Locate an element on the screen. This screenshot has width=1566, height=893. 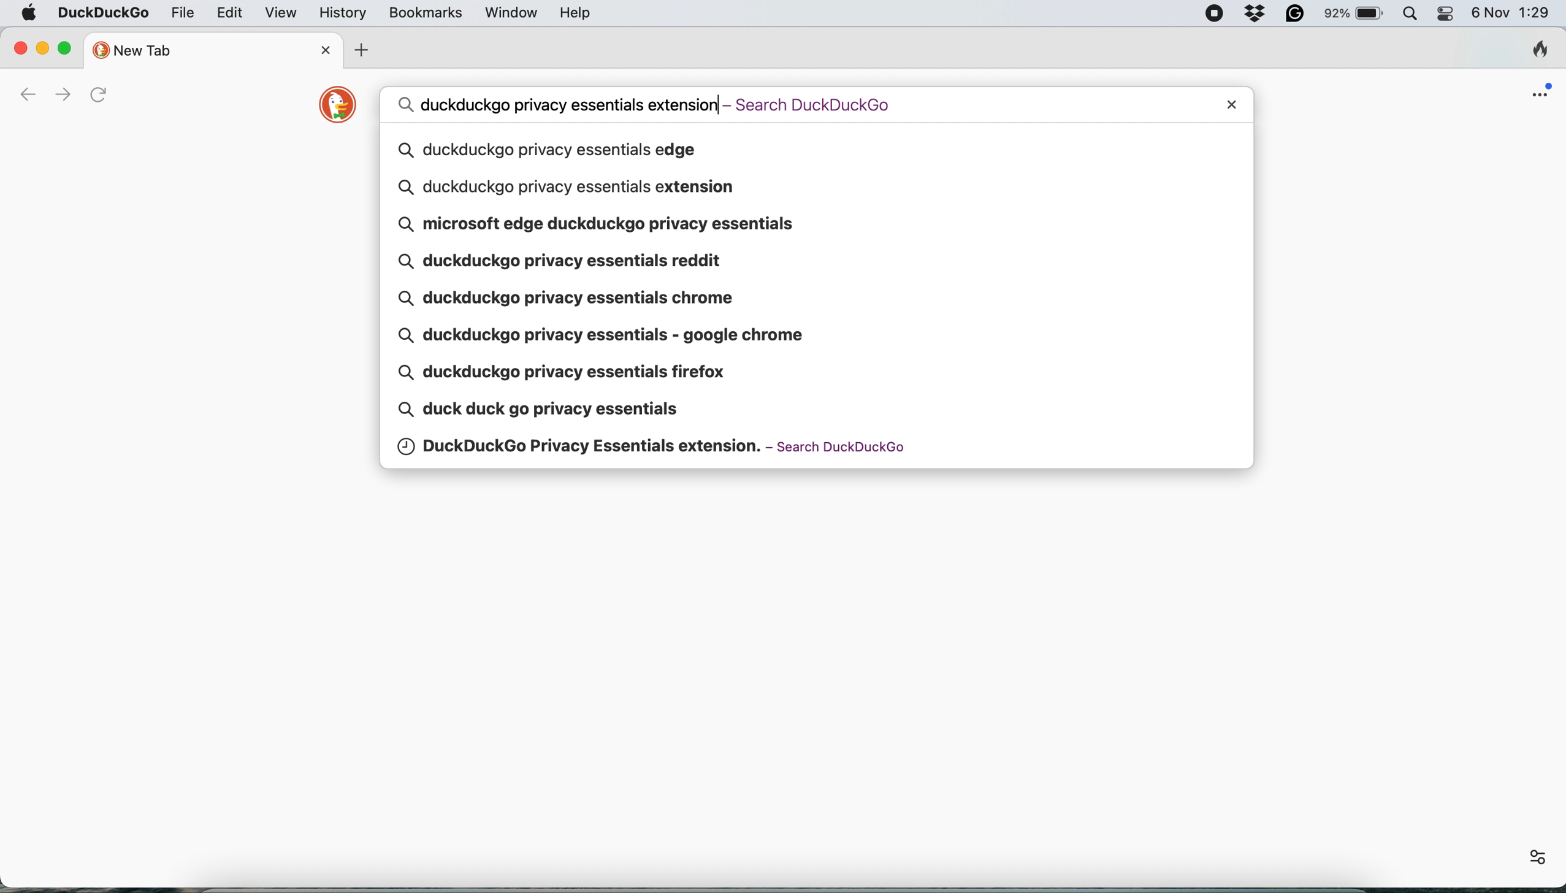
spotlight search is located at coordinates (1411, 13).